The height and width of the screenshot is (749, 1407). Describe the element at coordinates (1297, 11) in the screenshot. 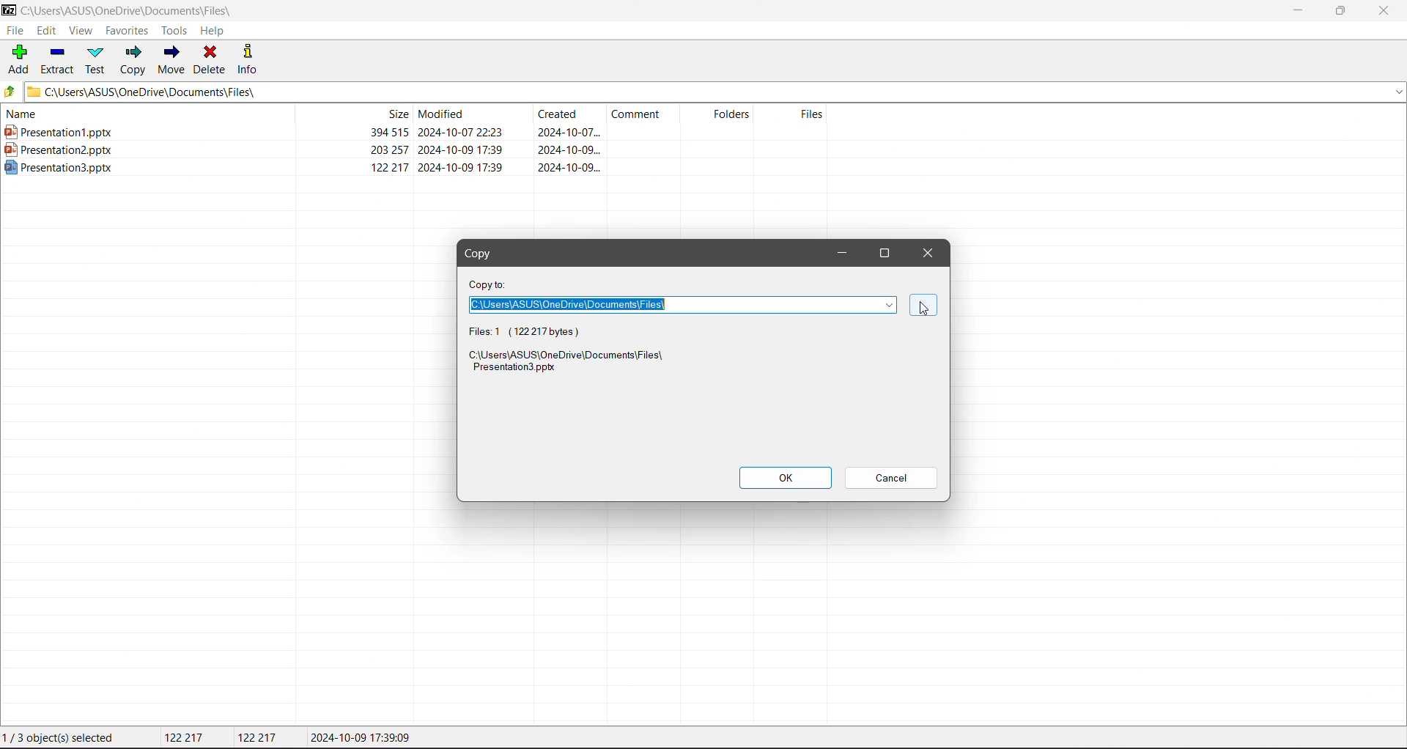

I see `Minimize` at that location.